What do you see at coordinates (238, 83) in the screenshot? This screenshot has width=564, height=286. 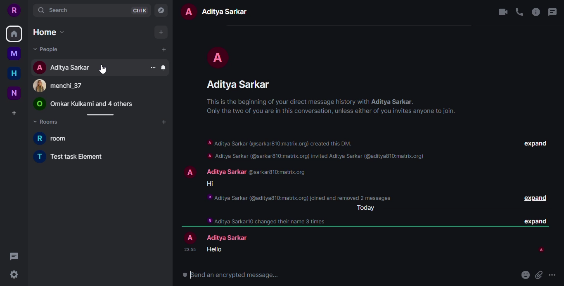 I see `aditya sarkar` at bounding box center [238, 83].